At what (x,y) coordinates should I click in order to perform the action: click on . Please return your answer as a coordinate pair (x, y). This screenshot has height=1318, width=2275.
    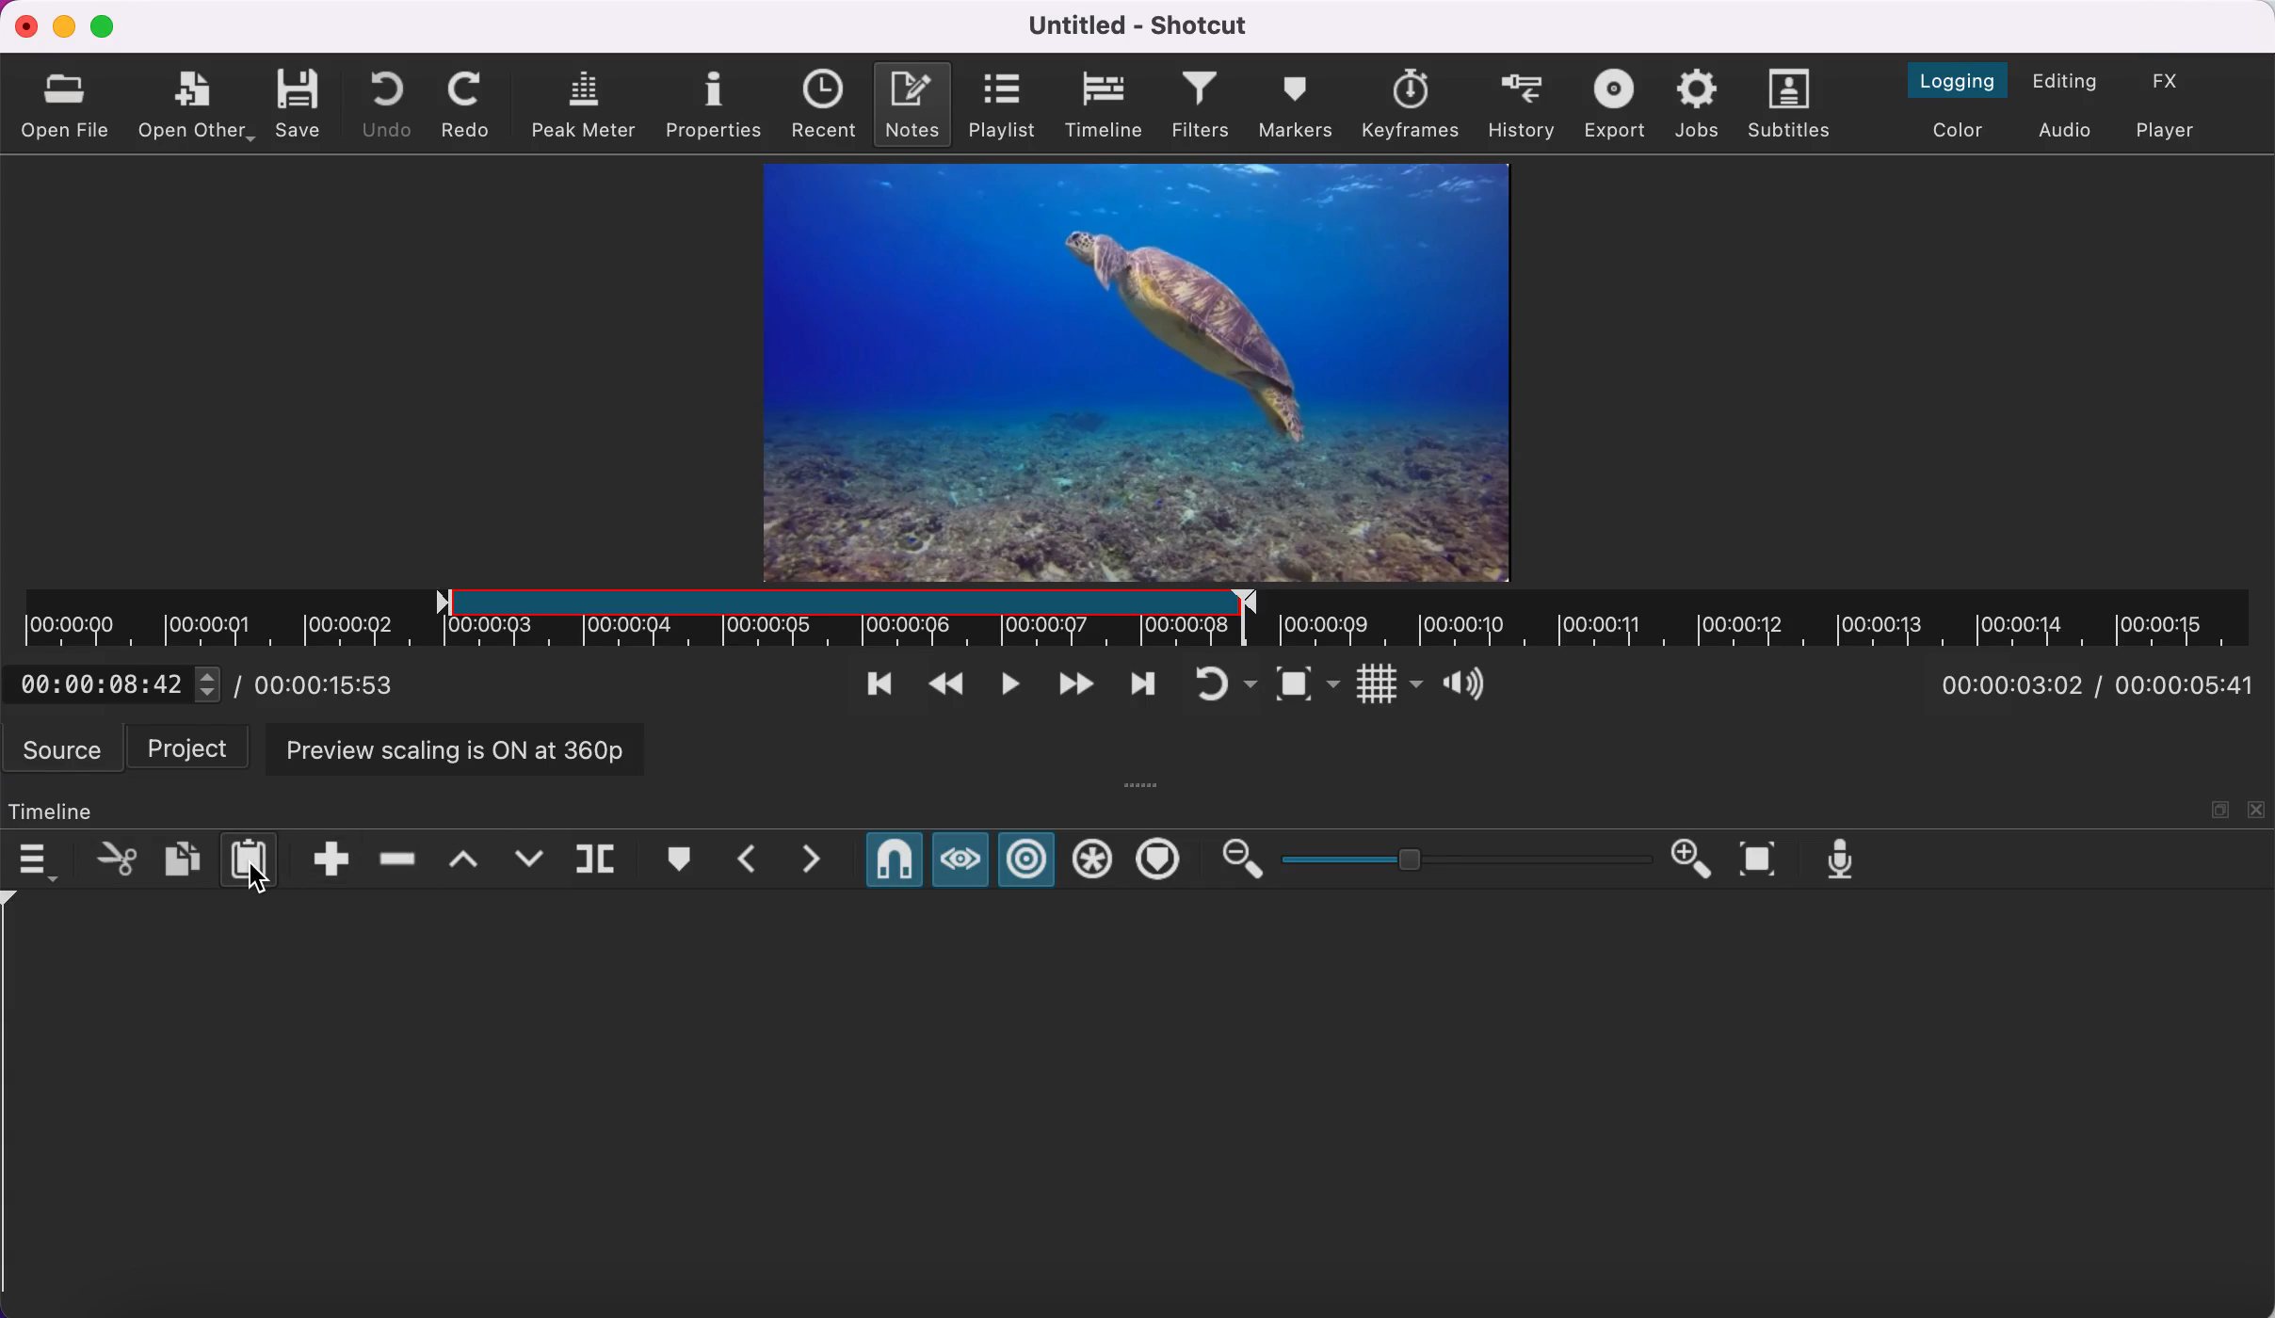
    Looking at the image, I should click on (1216, 684).